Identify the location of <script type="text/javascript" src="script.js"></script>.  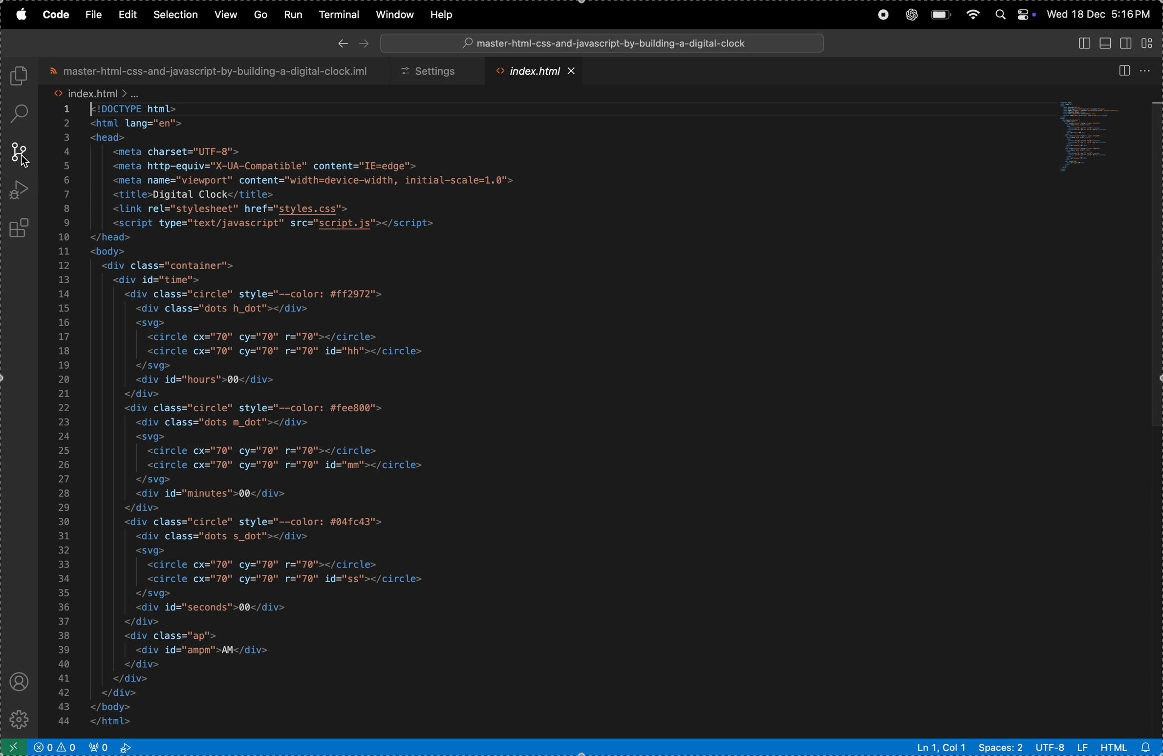
(287, 224).